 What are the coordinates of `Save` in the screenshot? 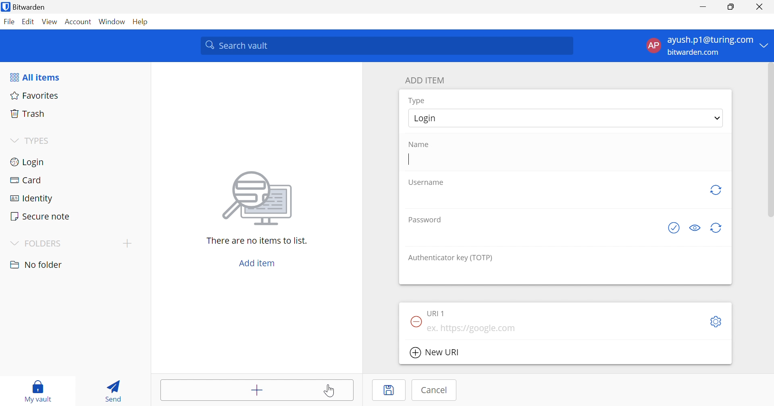 It's located at (389, 391).